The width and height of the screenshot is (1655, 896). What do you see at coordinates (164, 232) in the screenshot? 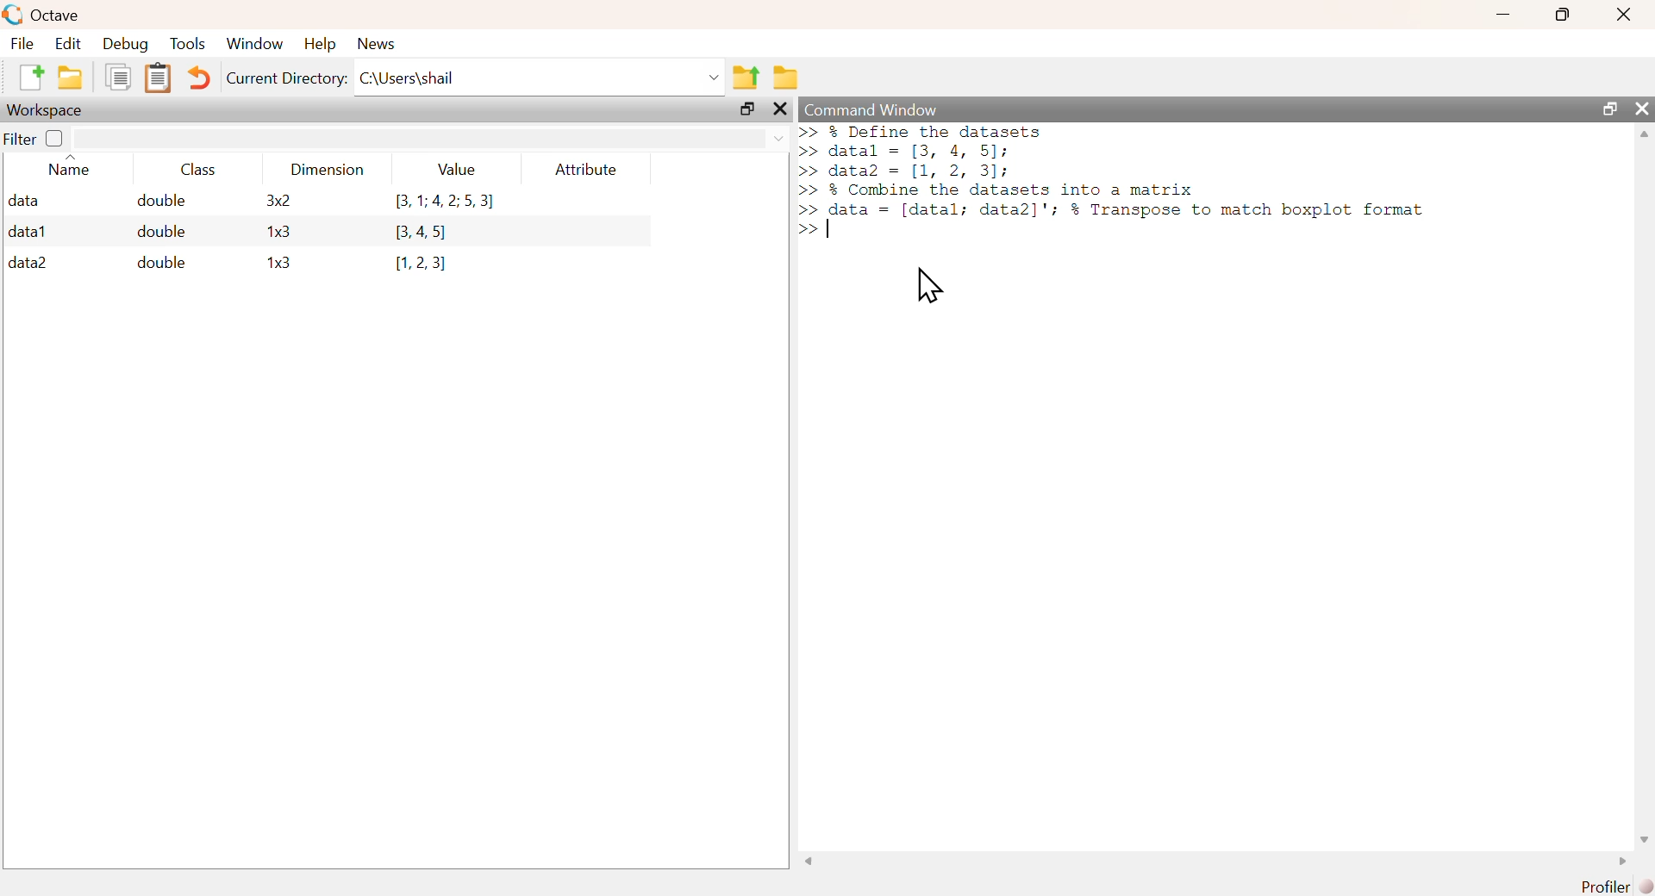
I see `double` at bounding box center [164, 232].